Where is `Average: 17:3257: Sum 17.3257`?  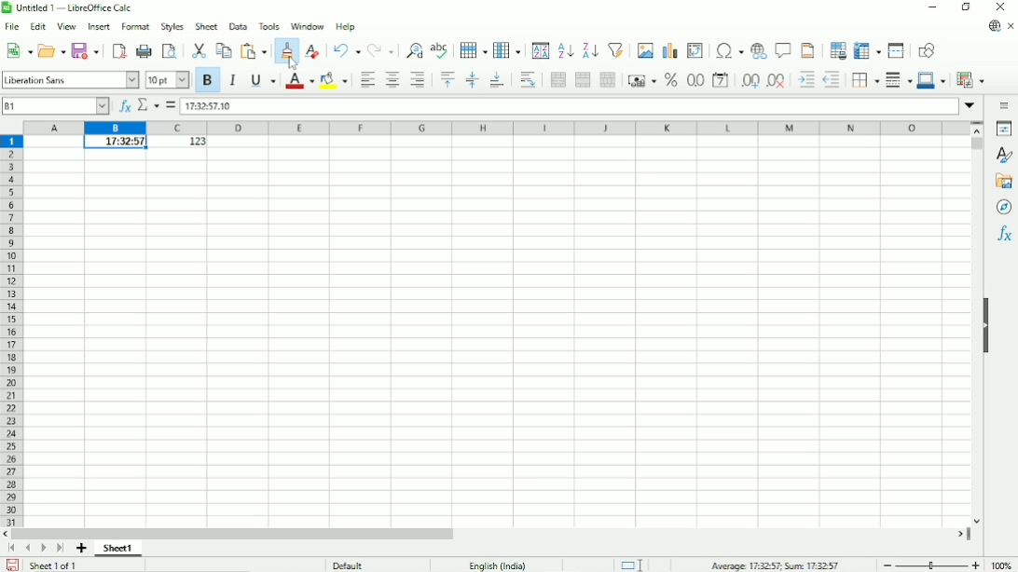 Average: 17:3257: Sum 17.3257 is located at coordinates (776, 565).